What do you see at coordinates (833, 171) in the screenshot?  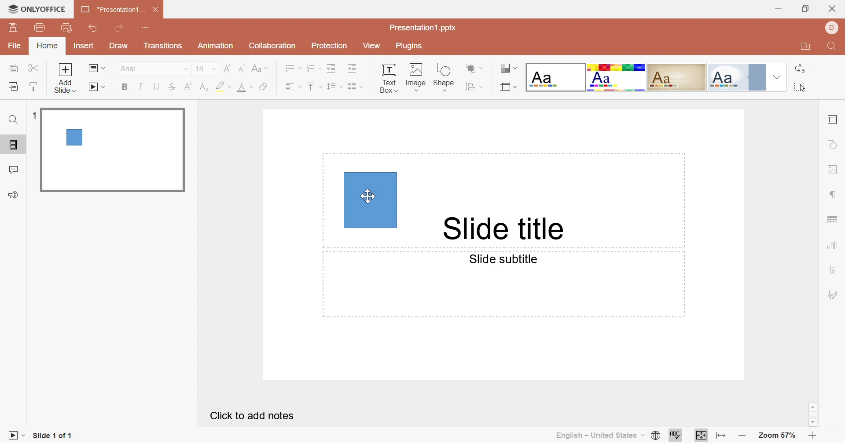 I see `Image settings` at bounding box center [833, 171].